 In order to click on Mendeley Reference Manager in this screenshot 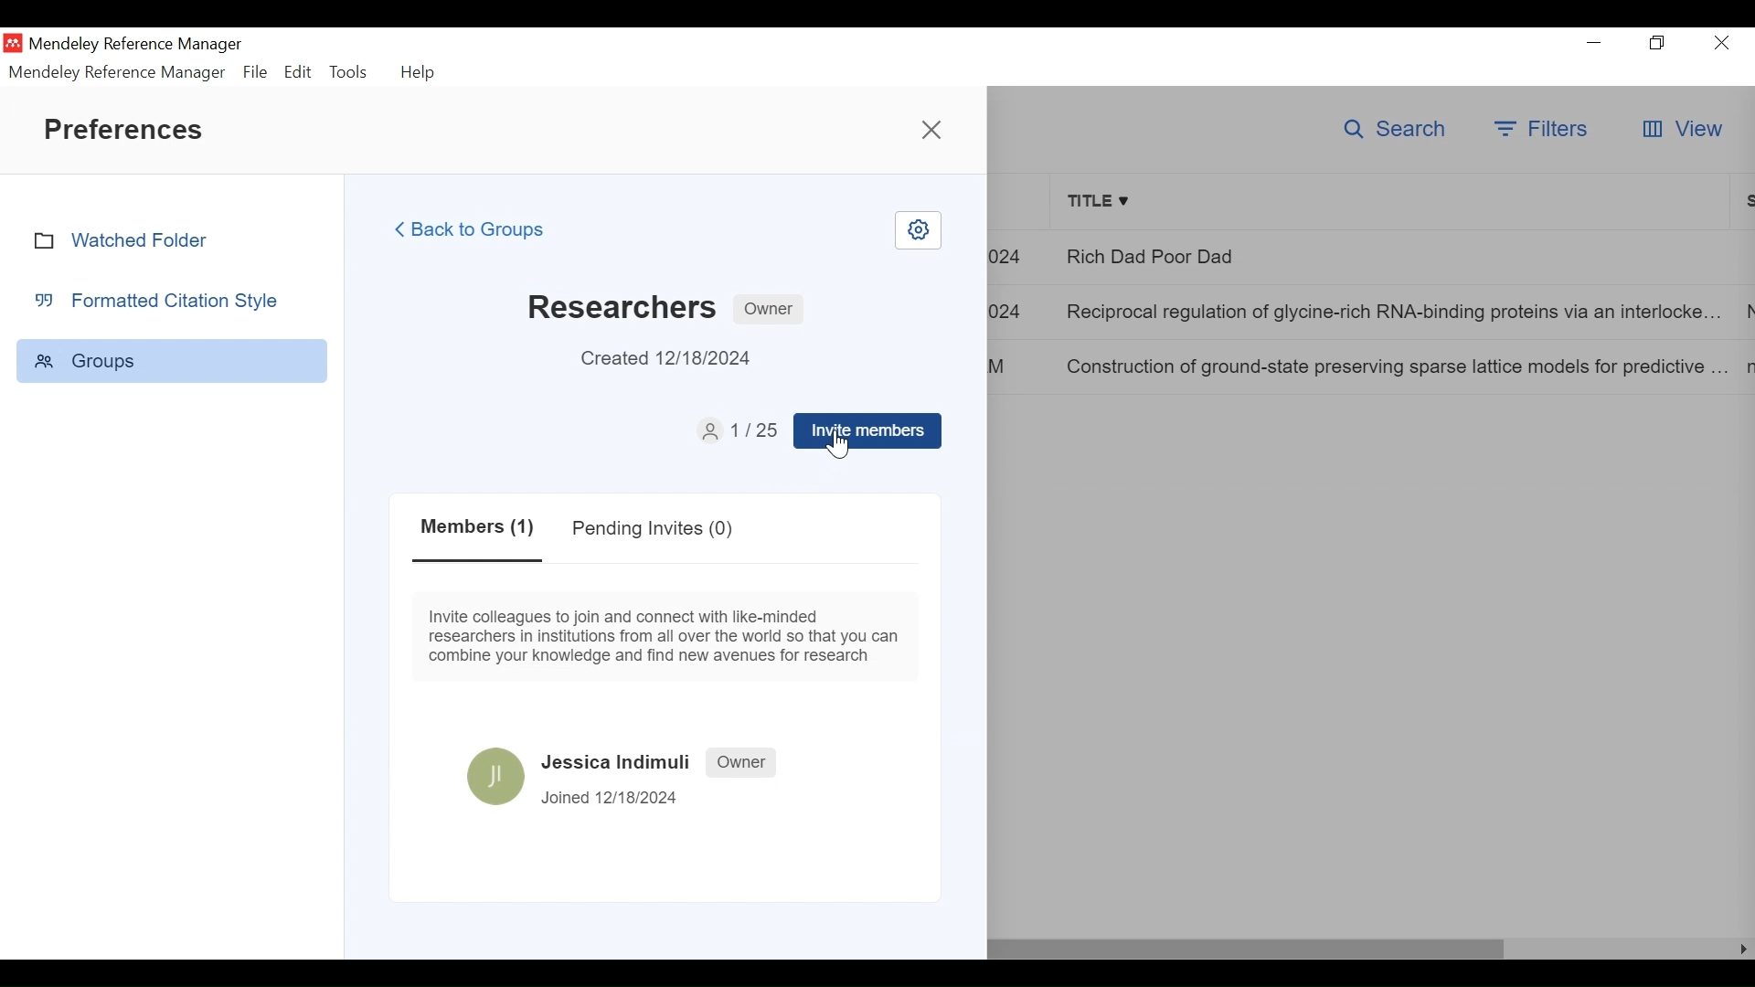, I will do `click(118, 72)`.